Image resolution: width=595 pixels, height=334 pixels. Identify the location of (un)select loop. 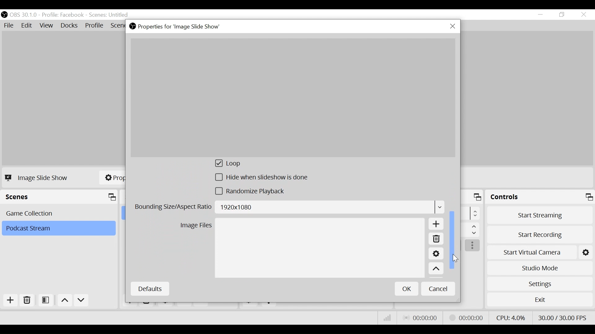
(236, 164).